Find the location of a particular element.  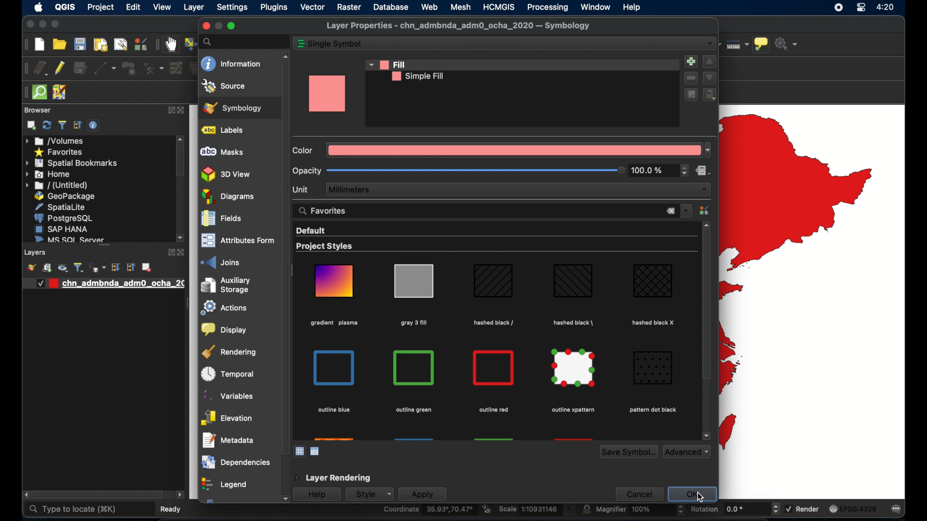

print layout is located at coordinates (99, 45).